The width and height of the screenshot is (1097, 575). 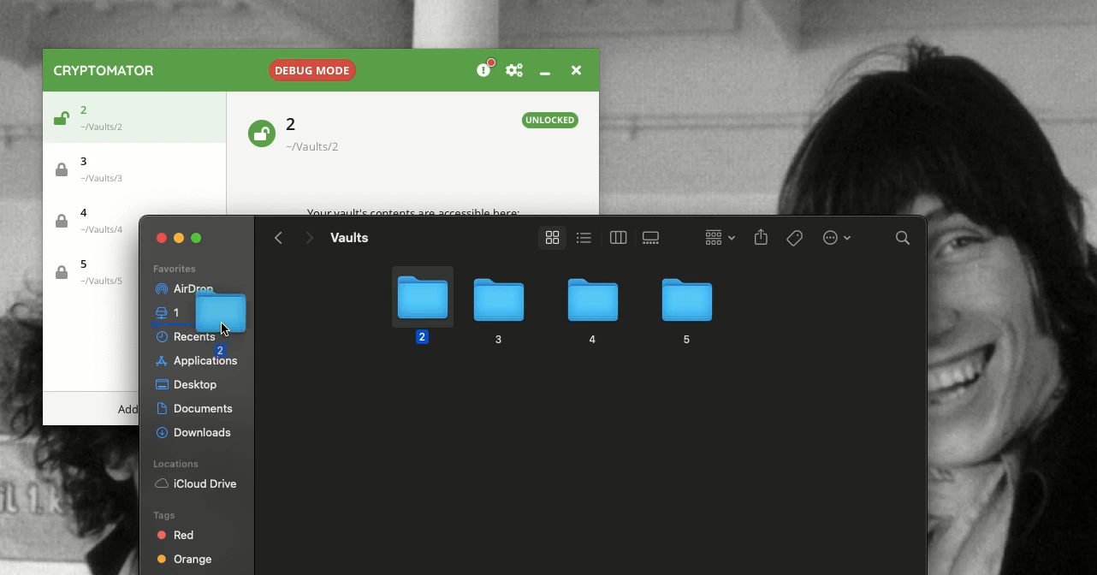 What do you see at coordinates (418, 307) in the screenshot?
I see `` at bounding box center [418, 307].